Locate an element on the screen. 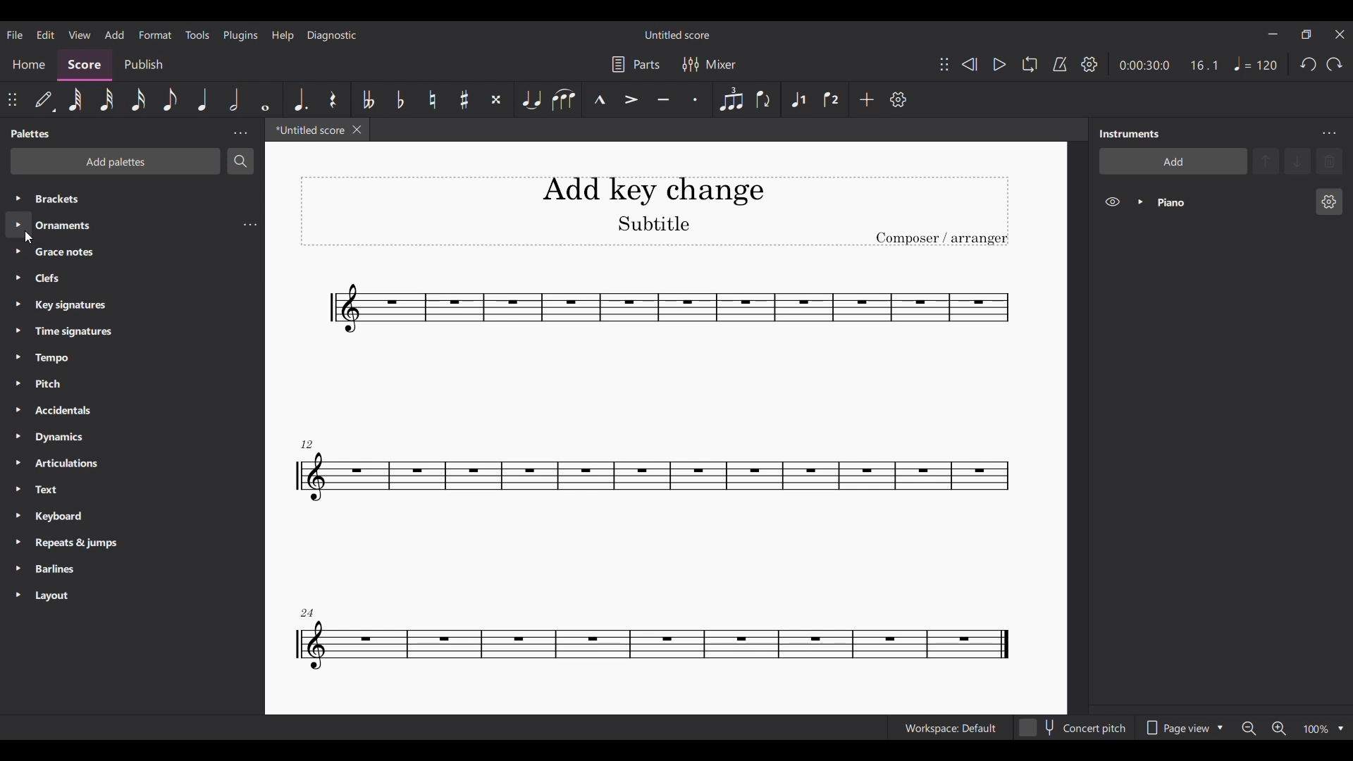  32nd note is located at coordinates (107, 99).